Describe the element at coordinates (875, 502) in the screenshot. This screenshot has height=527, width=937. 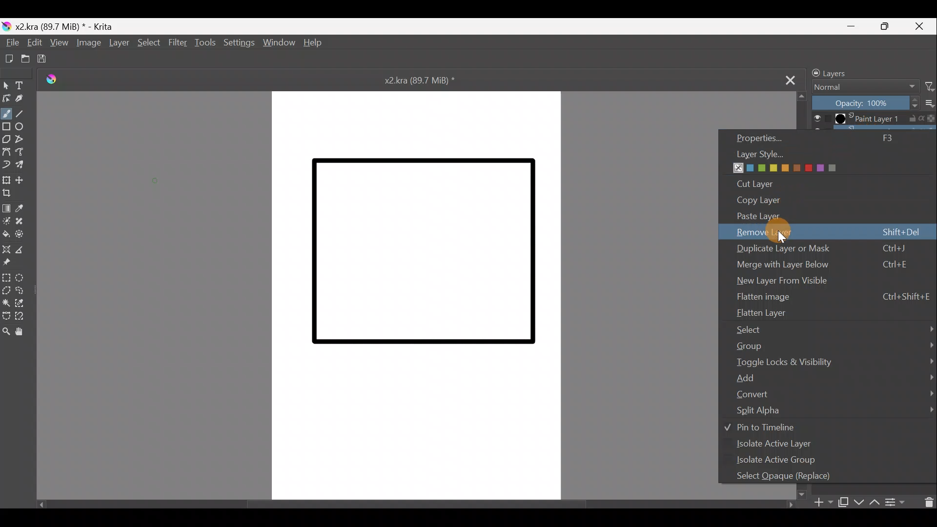
I see `Move layer/mask up` at that location.